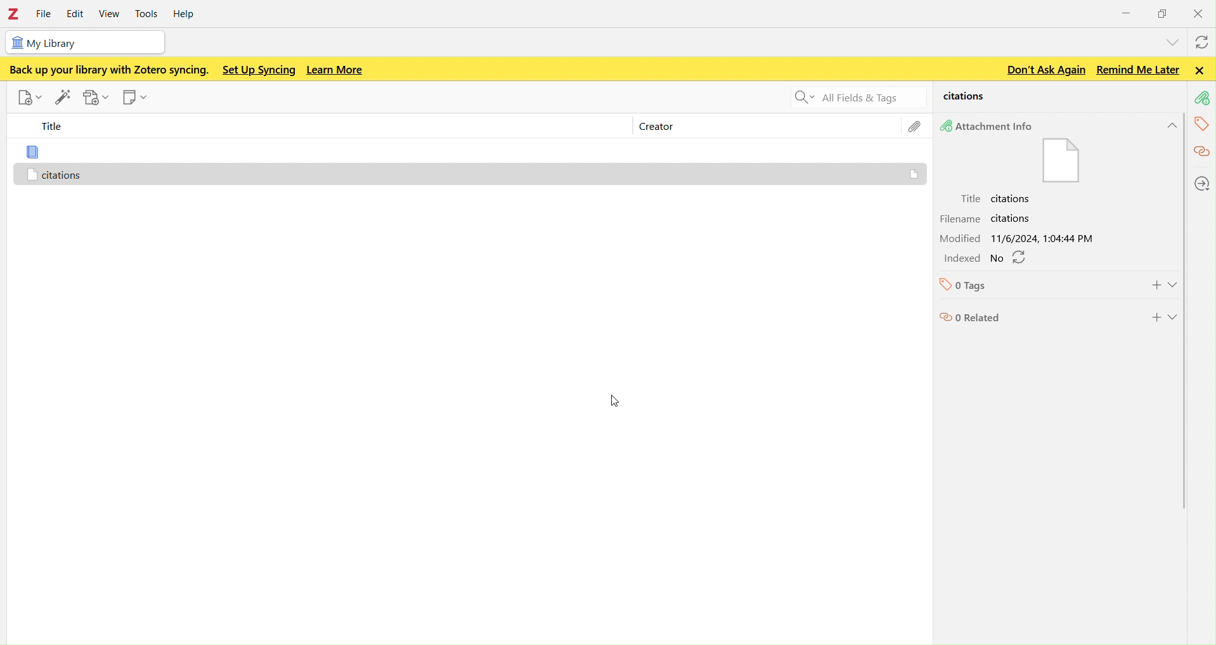 This screenshot has width=1216, height=645. What do you see at coordinates (150, 12) in the screenshot?
I see `tools` at bounding box center [150, 12].